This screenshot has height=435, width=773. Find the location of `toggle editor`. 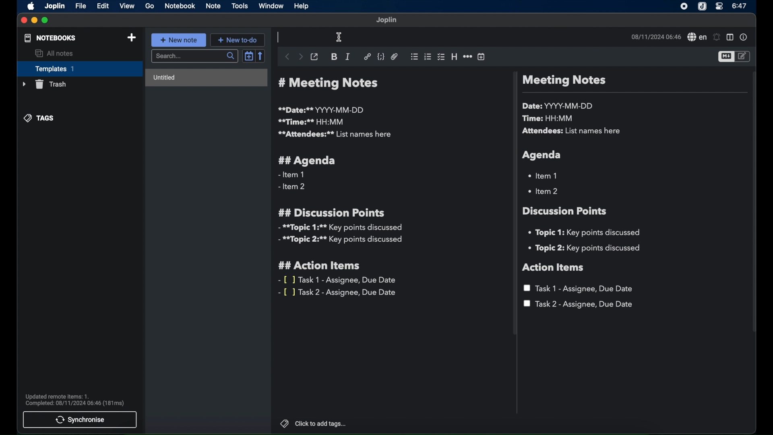

toggle editor is located at coordinates (725, 57).